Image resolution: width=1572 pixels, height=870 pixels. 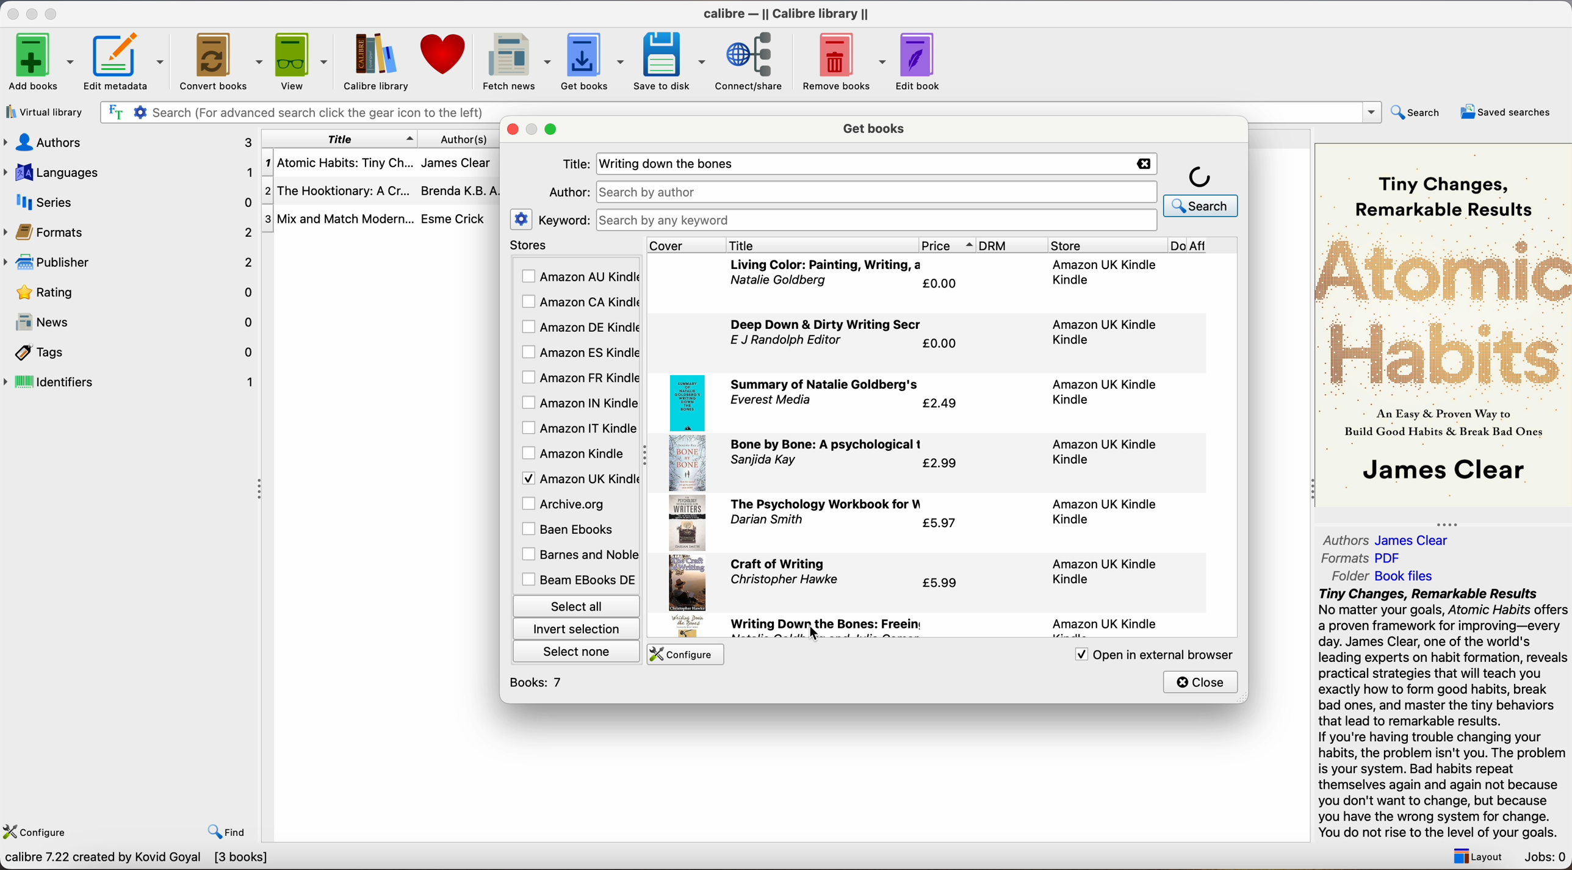 I want to click on amazon UK kindle, so click(x=1103, y=393).